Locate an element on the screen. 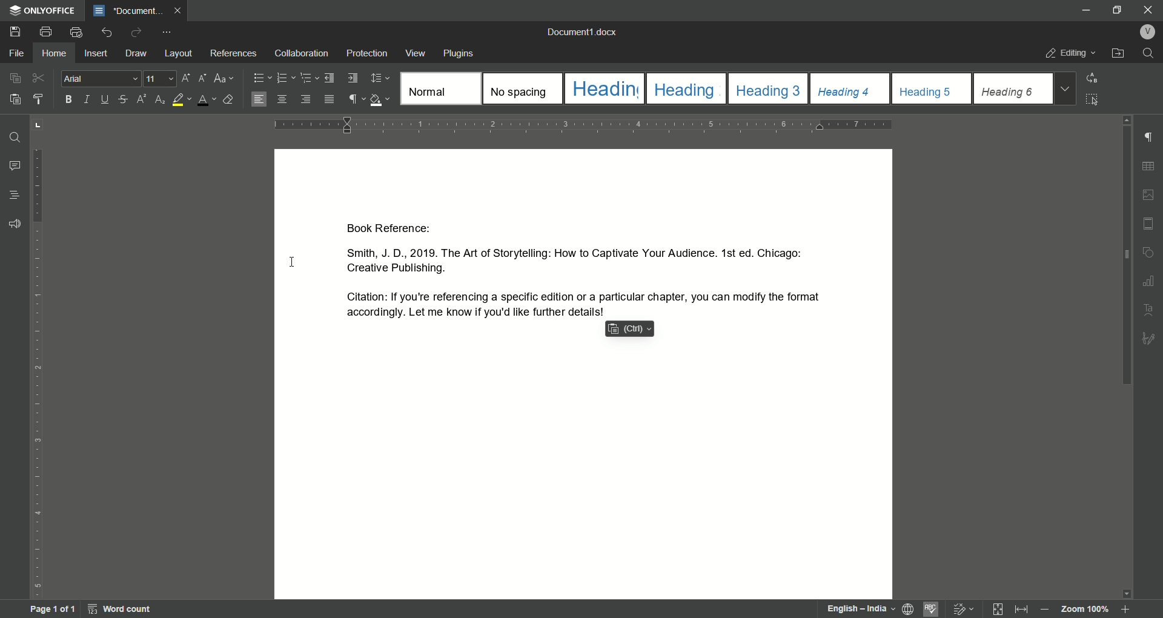 The height and width of the screenshot is (618, 1163). slide is located at coordinates (1148, 222).